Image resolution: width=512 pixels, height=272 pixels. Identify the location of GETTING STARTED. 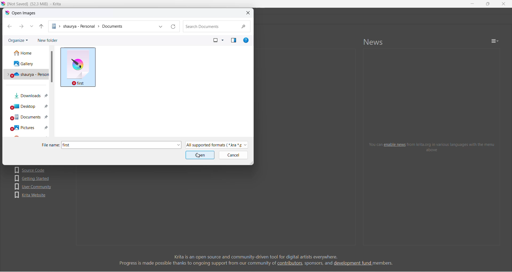
(33, 178).